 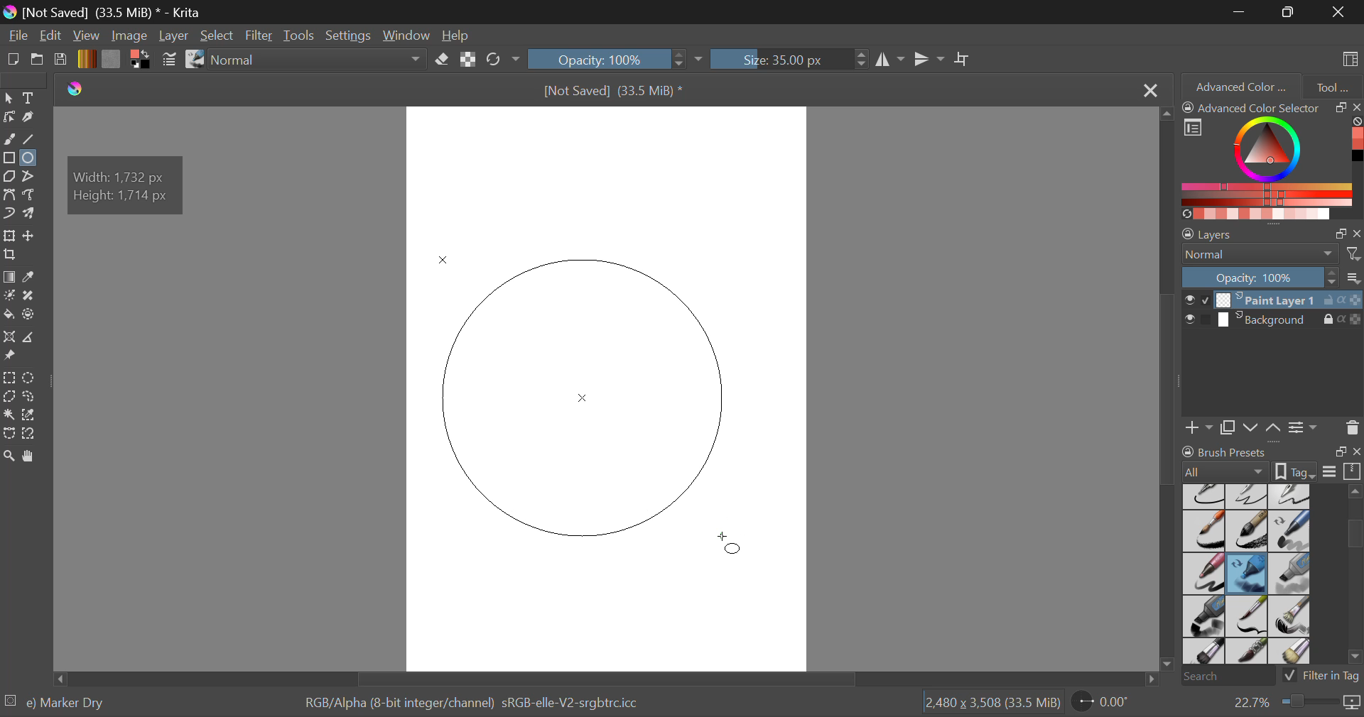 I want to click on Scroll Bar, so click(x=1169, y=392).